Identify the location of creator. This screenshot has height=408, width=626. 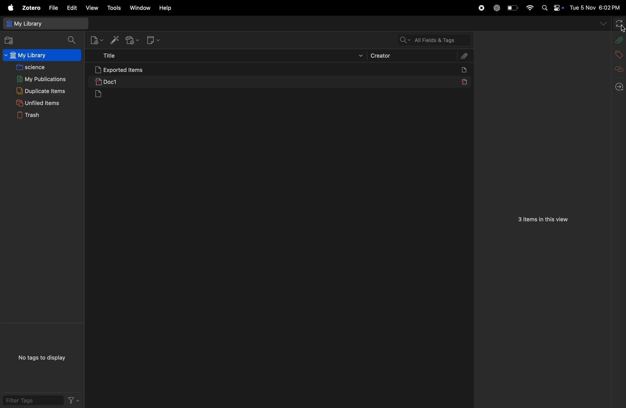
(412, 55).